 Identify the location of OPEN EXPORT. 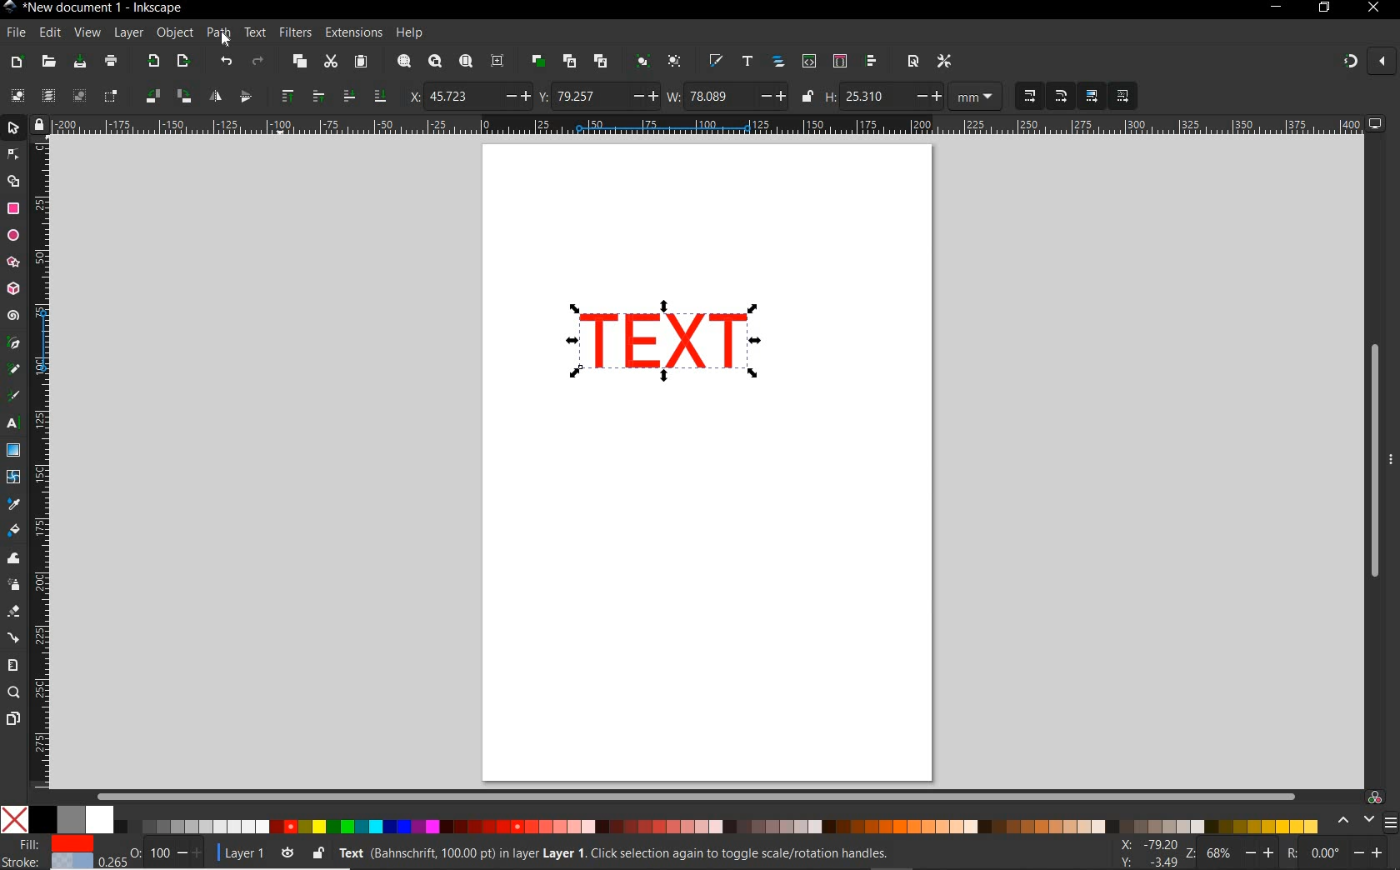
(184, 62).